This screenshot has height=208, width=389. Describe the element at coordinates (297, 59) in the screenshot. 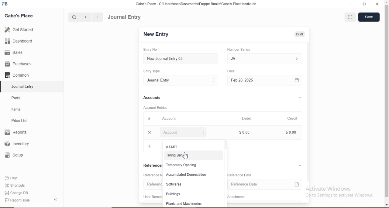

I see `Dropdown` at that location.